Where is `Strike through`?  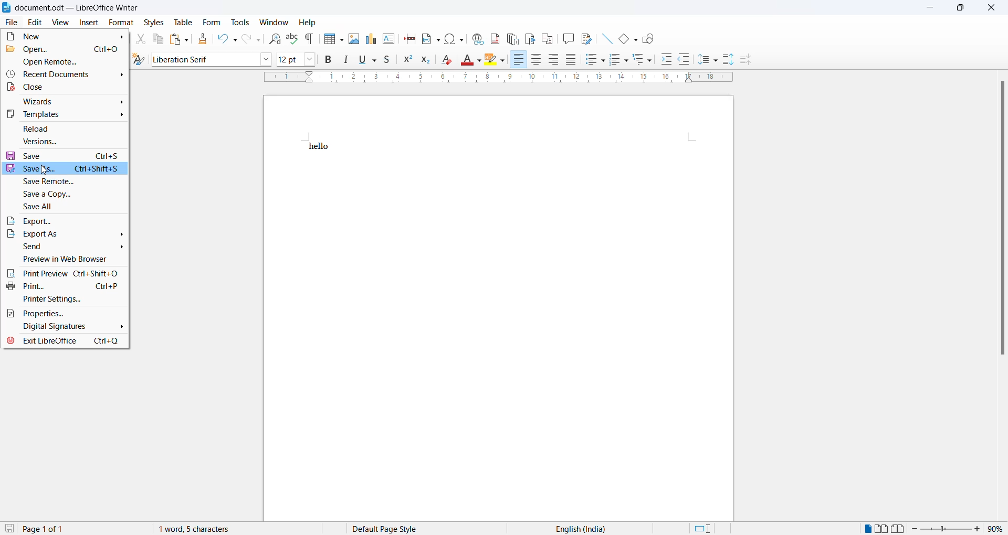
Strike through is located at coordinates (386, 61).